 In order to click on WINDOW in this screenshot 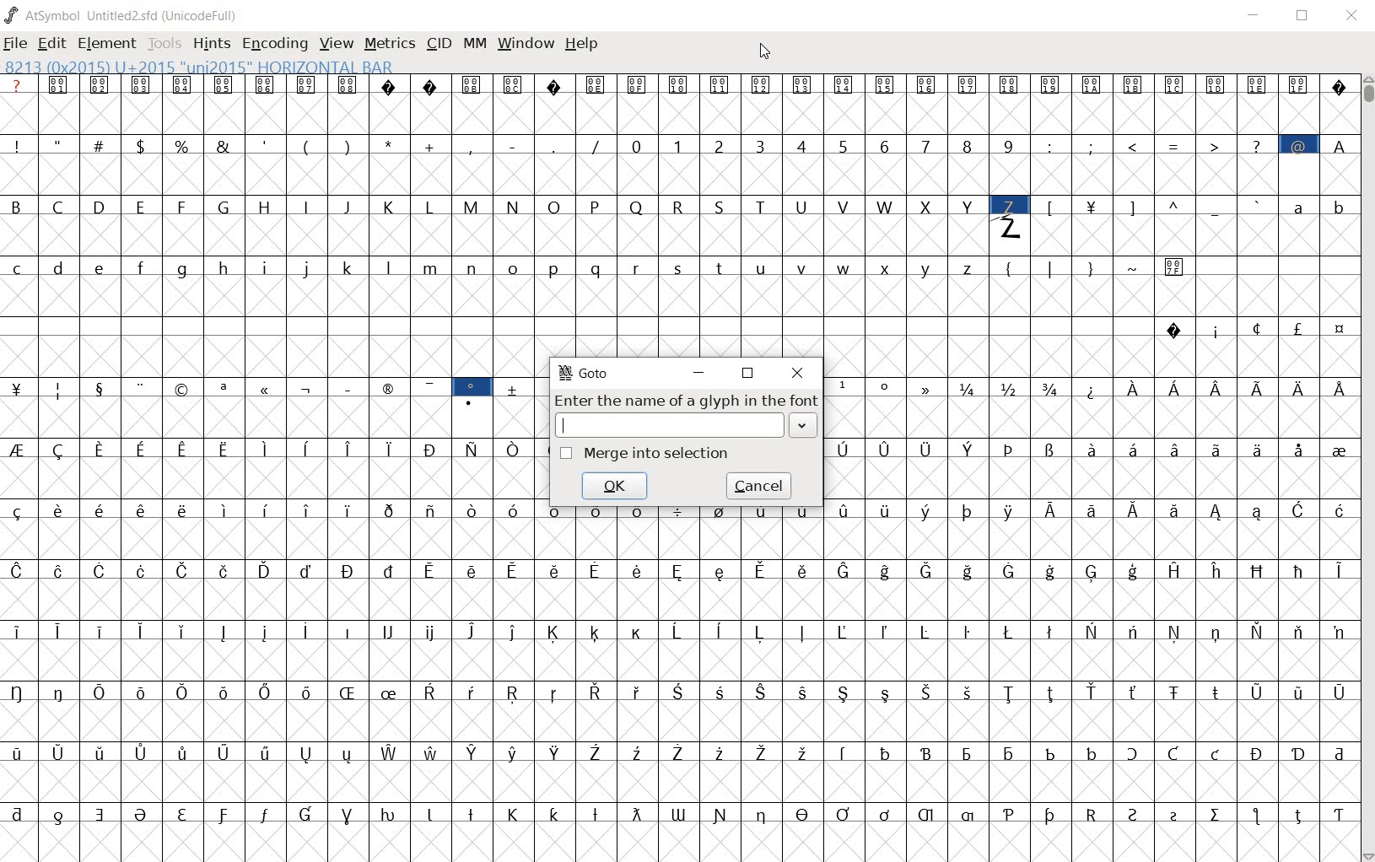, I will do `click(527, 43)`.